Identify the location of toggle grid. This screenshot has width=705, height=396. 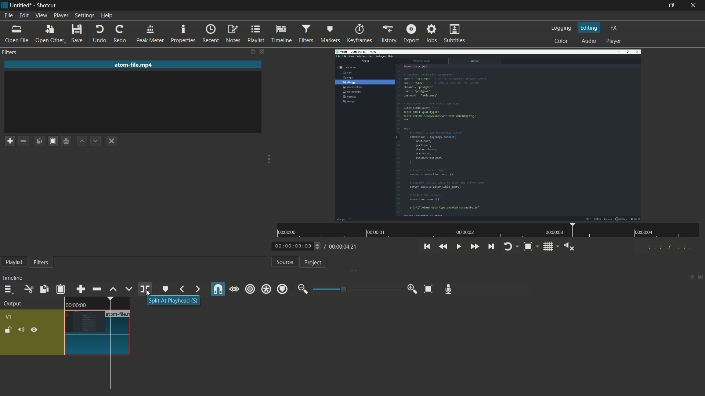
(549, 247).